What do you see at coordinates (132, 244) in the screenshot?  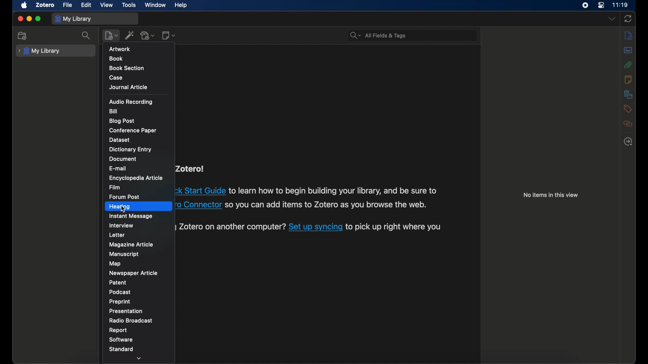 I see `magazine article` at bounding box center [132, 244].